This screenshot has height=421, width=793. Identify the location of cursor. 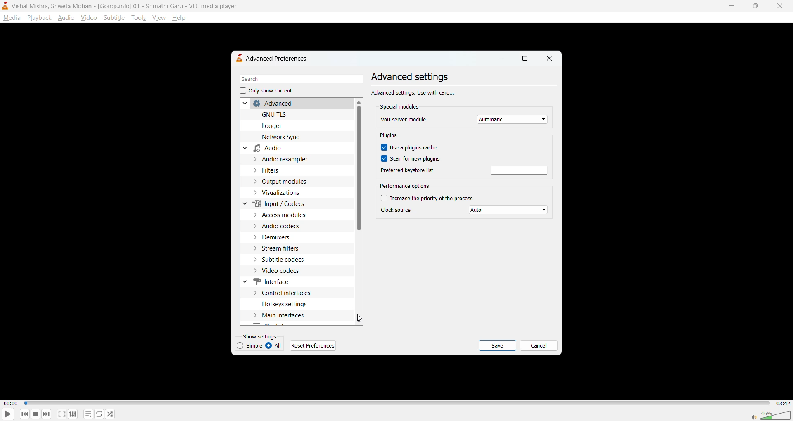
(361, 319).